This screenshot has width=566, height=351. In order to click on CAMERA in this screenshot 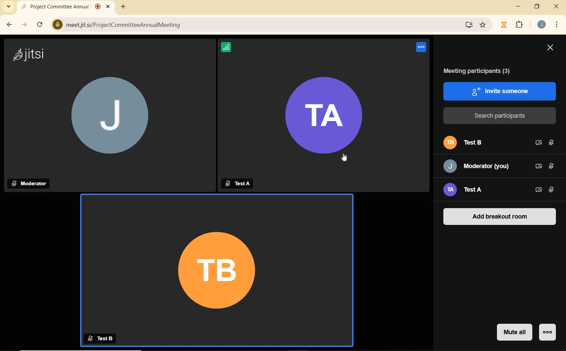, I will do `click(538, 166)`.